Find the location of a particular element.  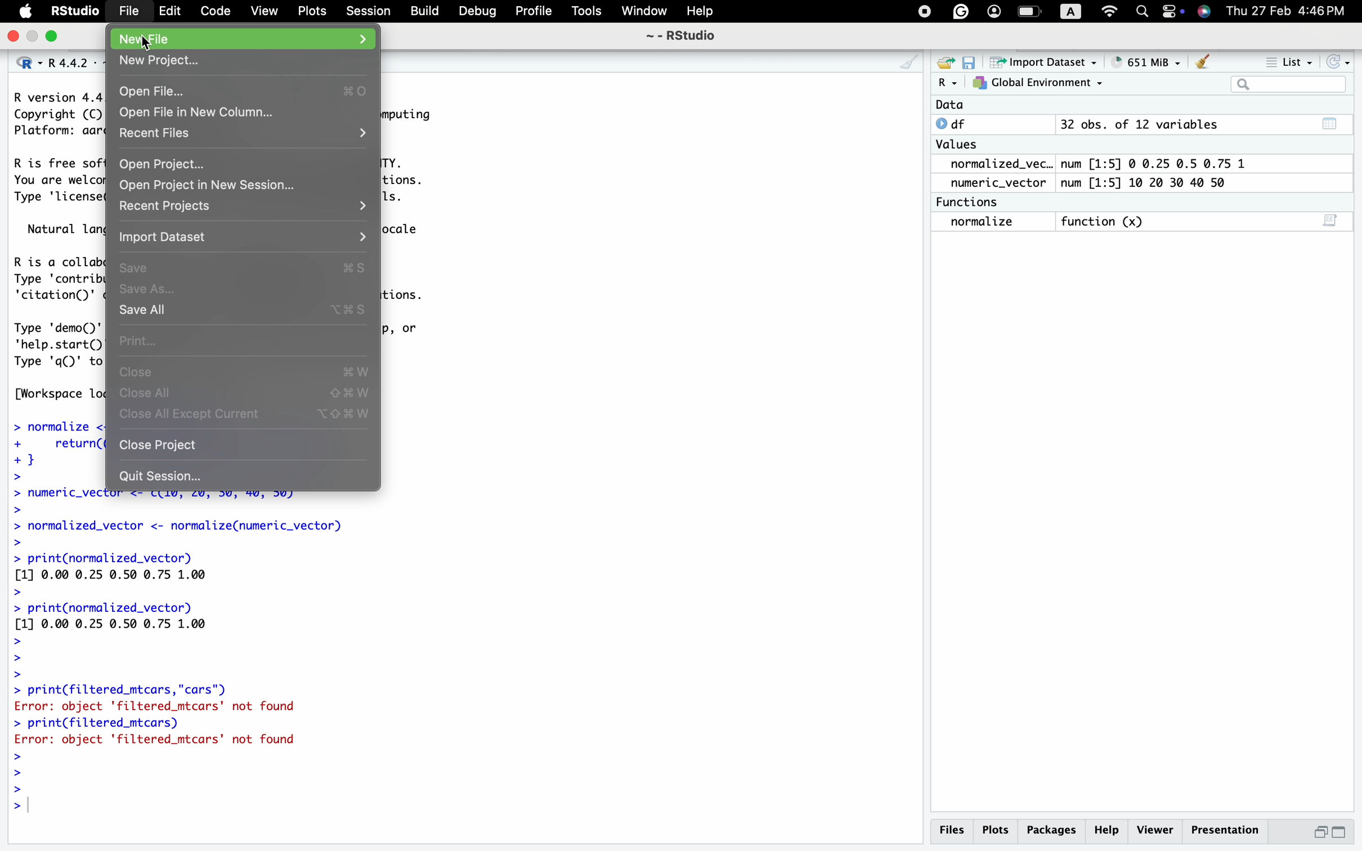

Save is located at coordinates (244, 266).